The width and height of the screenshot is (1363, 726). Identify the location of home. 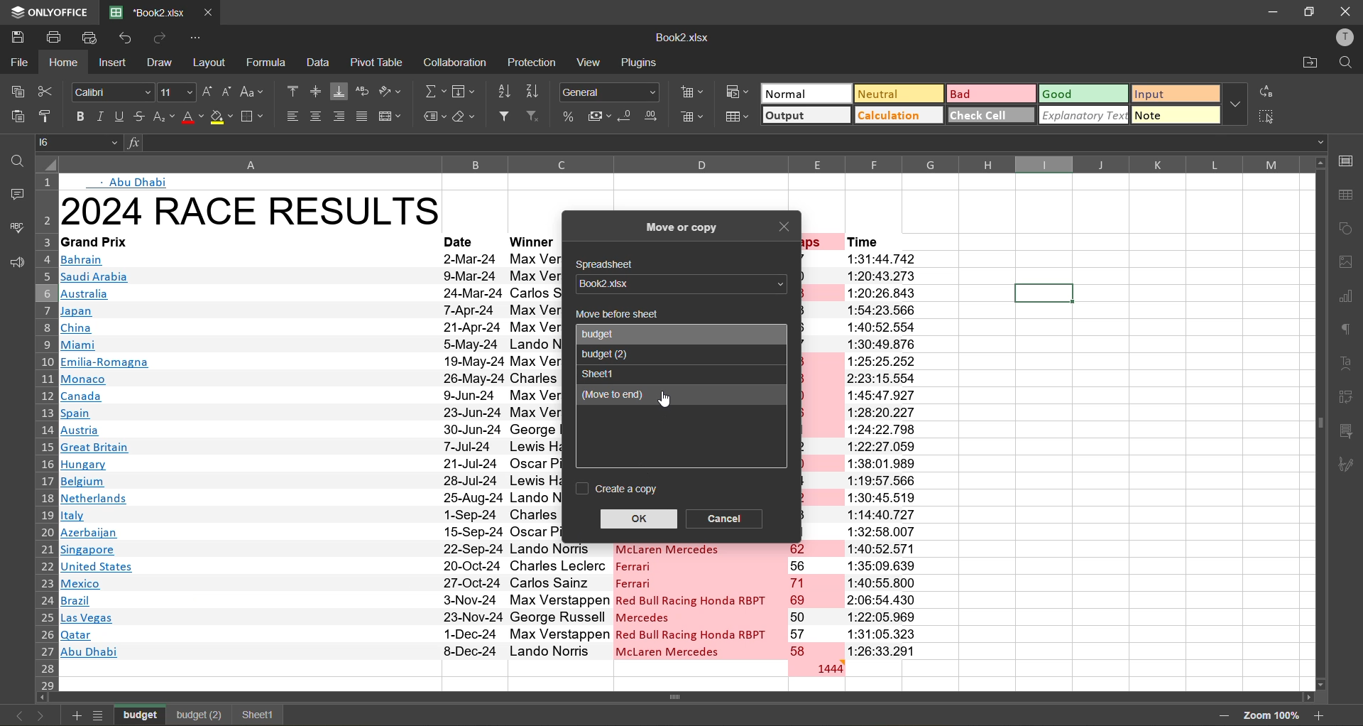
(67, 62).